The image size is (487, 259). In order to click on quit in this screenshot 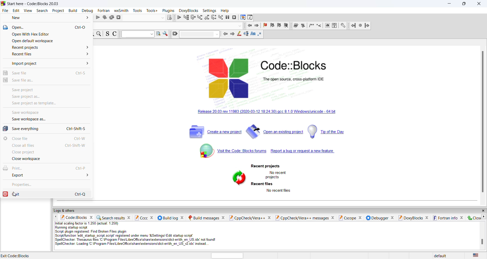, I will do `click(46, 193)`.